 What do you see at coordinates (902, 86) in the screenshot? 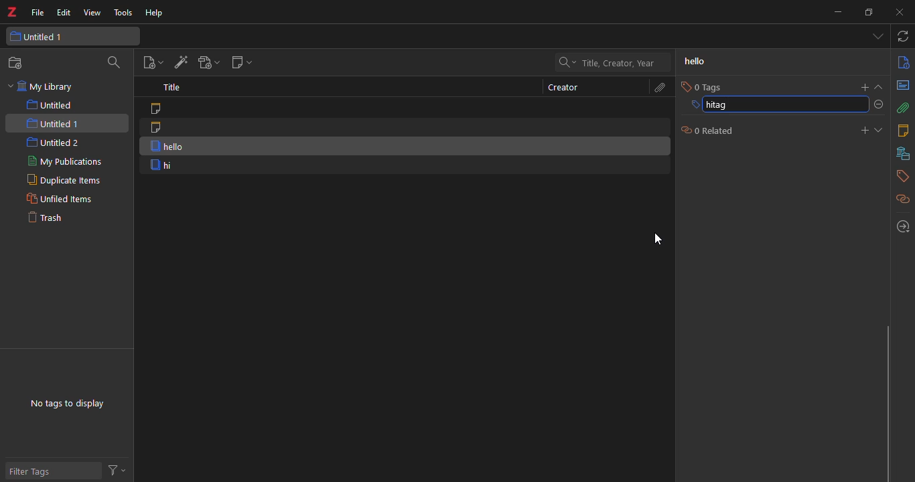
I see `abstract` at bounding box center [902, 86].